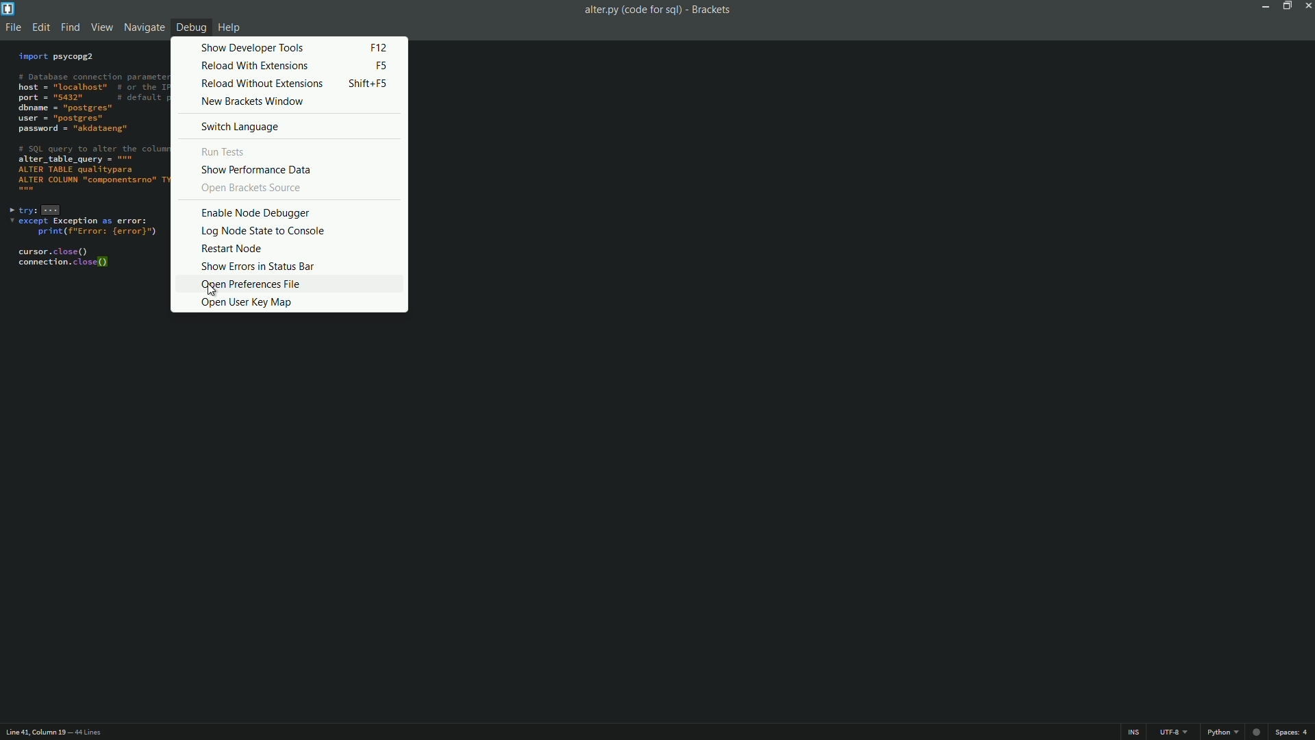 Image resolution: width=1315 pixels, height=740 pixels. Describe the element at coordinates (287, 210) in the screenshot. I see `Enable node debugger` at that location.